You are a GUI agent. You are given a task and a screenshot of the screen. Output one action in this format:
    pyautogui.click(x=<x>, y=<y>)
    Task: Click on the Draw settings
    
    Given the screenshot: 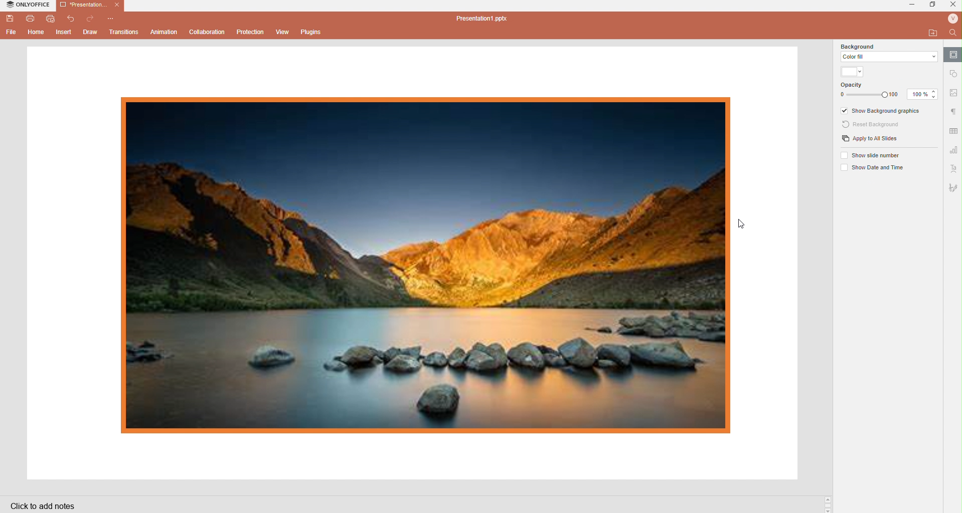 What is the action you would take?
    pyautogui.click(x=953, y=188)
    